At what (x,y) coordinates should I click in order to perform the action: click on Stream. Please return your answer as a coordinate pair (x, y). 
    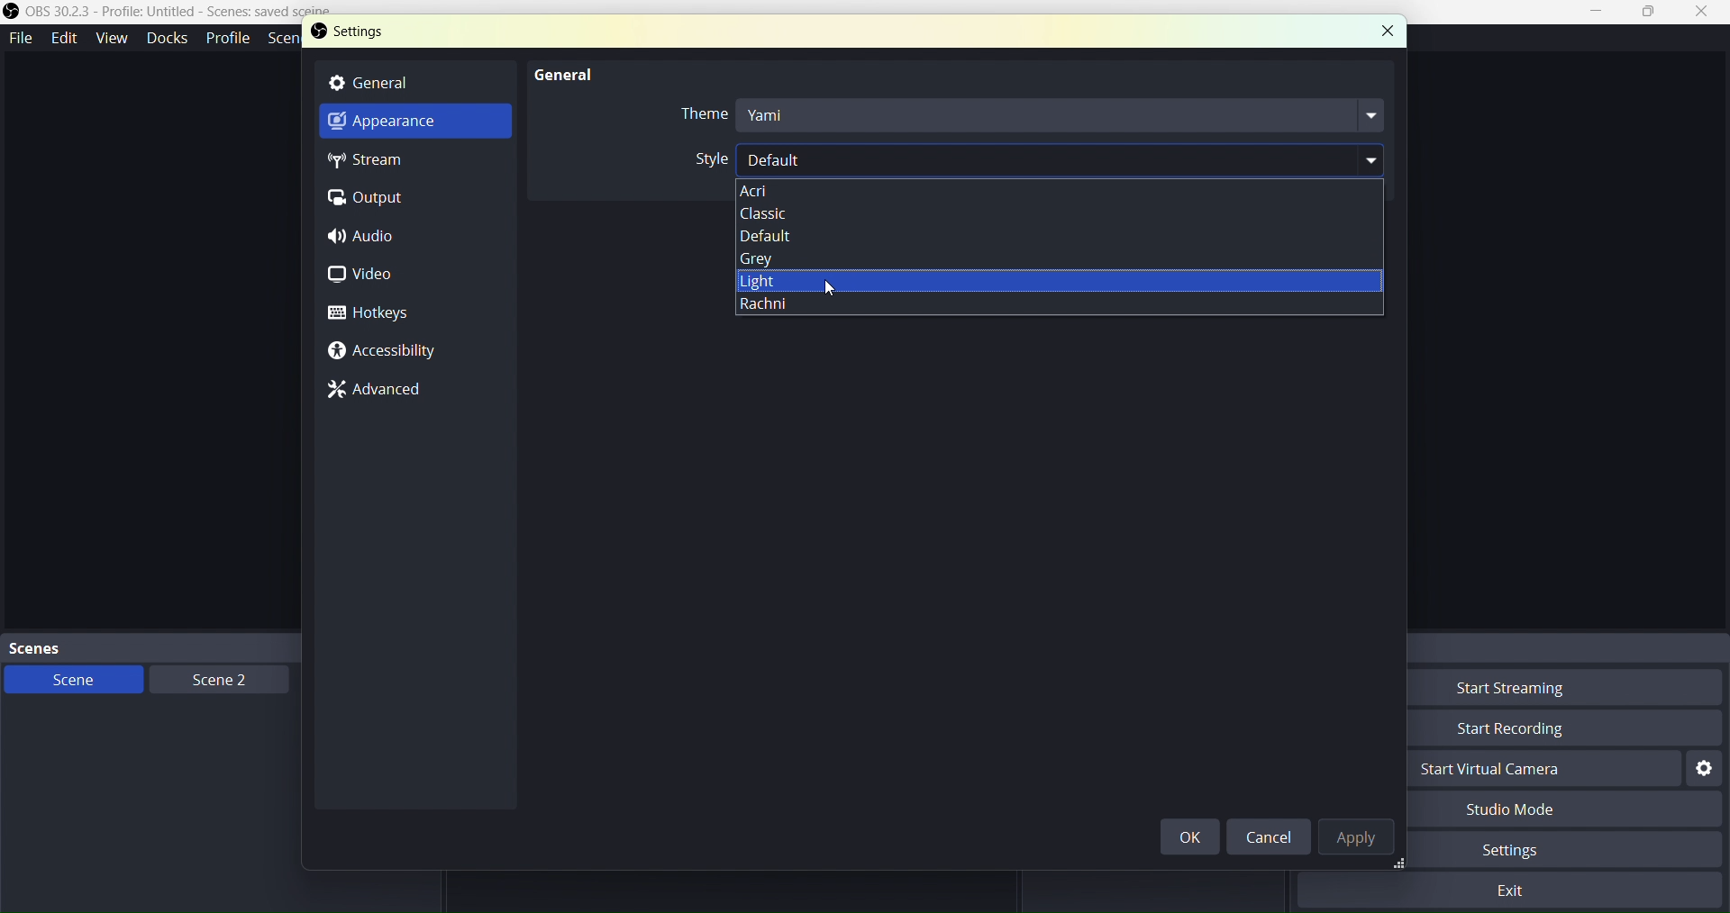
    Looking at the image, I should click on (385, 162).